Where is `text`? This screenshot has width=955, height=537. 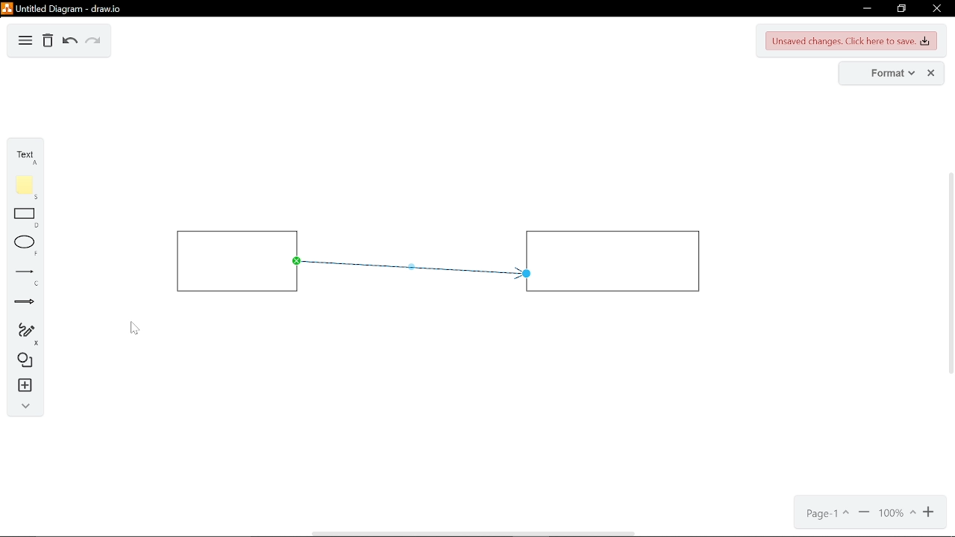
text is located at coordinates (21, 155).